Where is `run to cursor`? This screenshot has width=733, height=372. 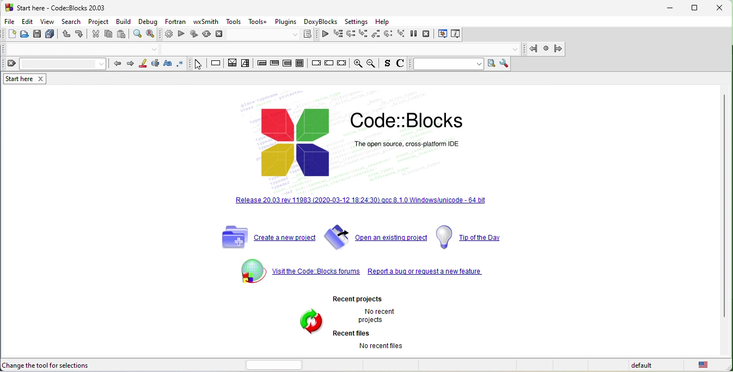
run to cursor is located at coordinates (339, 35).